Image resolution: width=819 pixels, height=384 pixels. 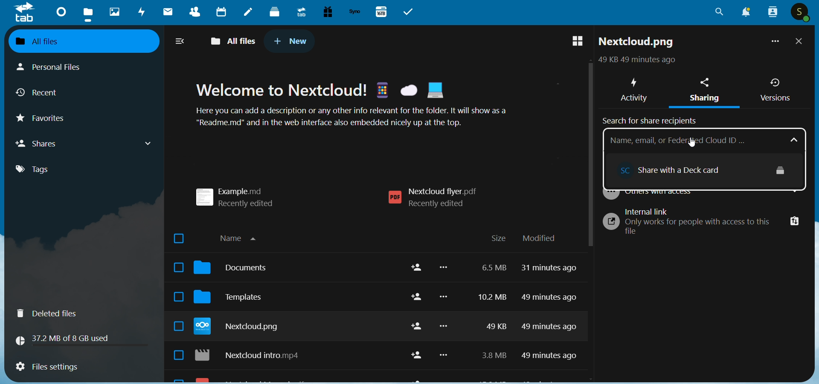 What do you see at coordinates (236, 270) in the screenshot?
I see `document` at bounding box center [236, 270].